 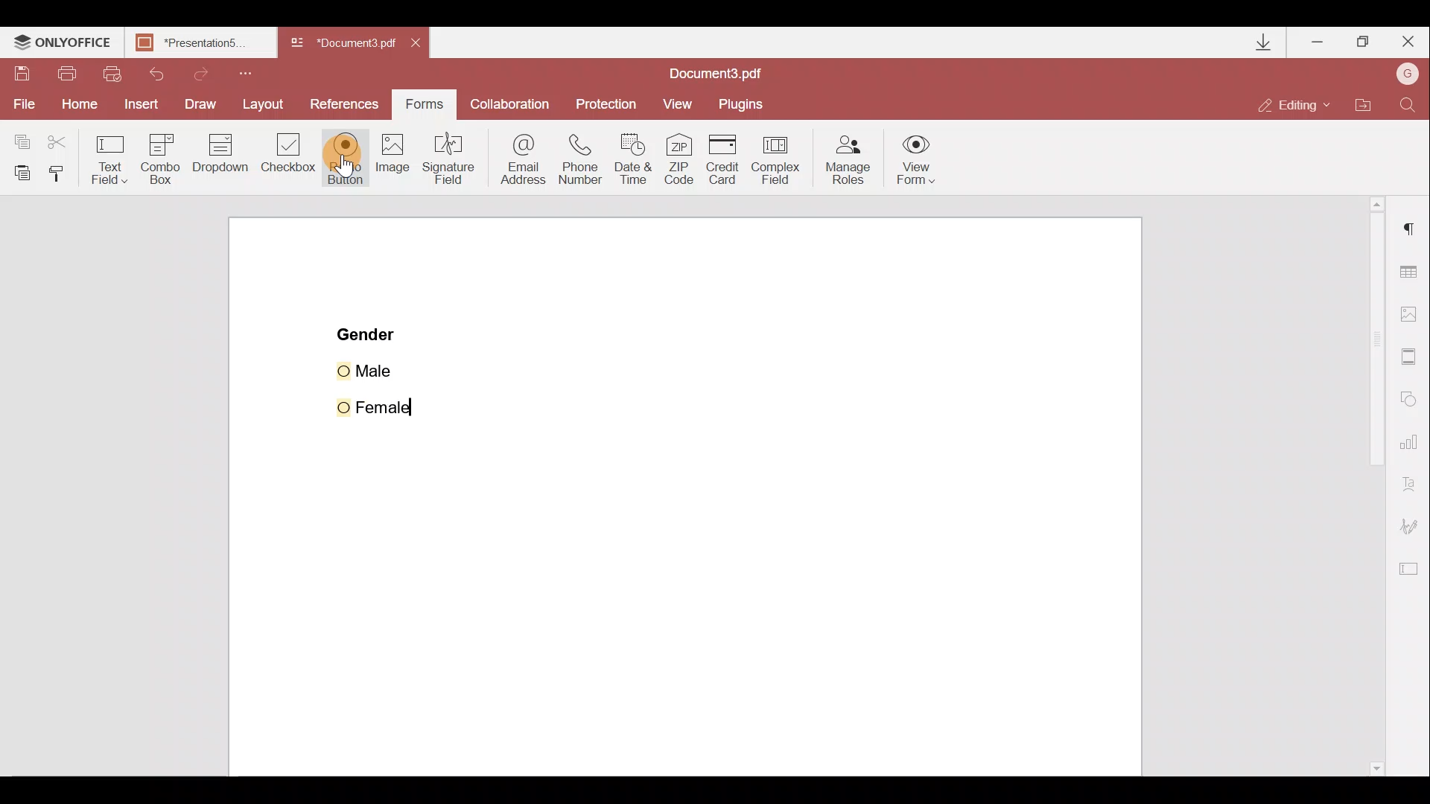 I want to click on Redo, so click(x=214, y=74).